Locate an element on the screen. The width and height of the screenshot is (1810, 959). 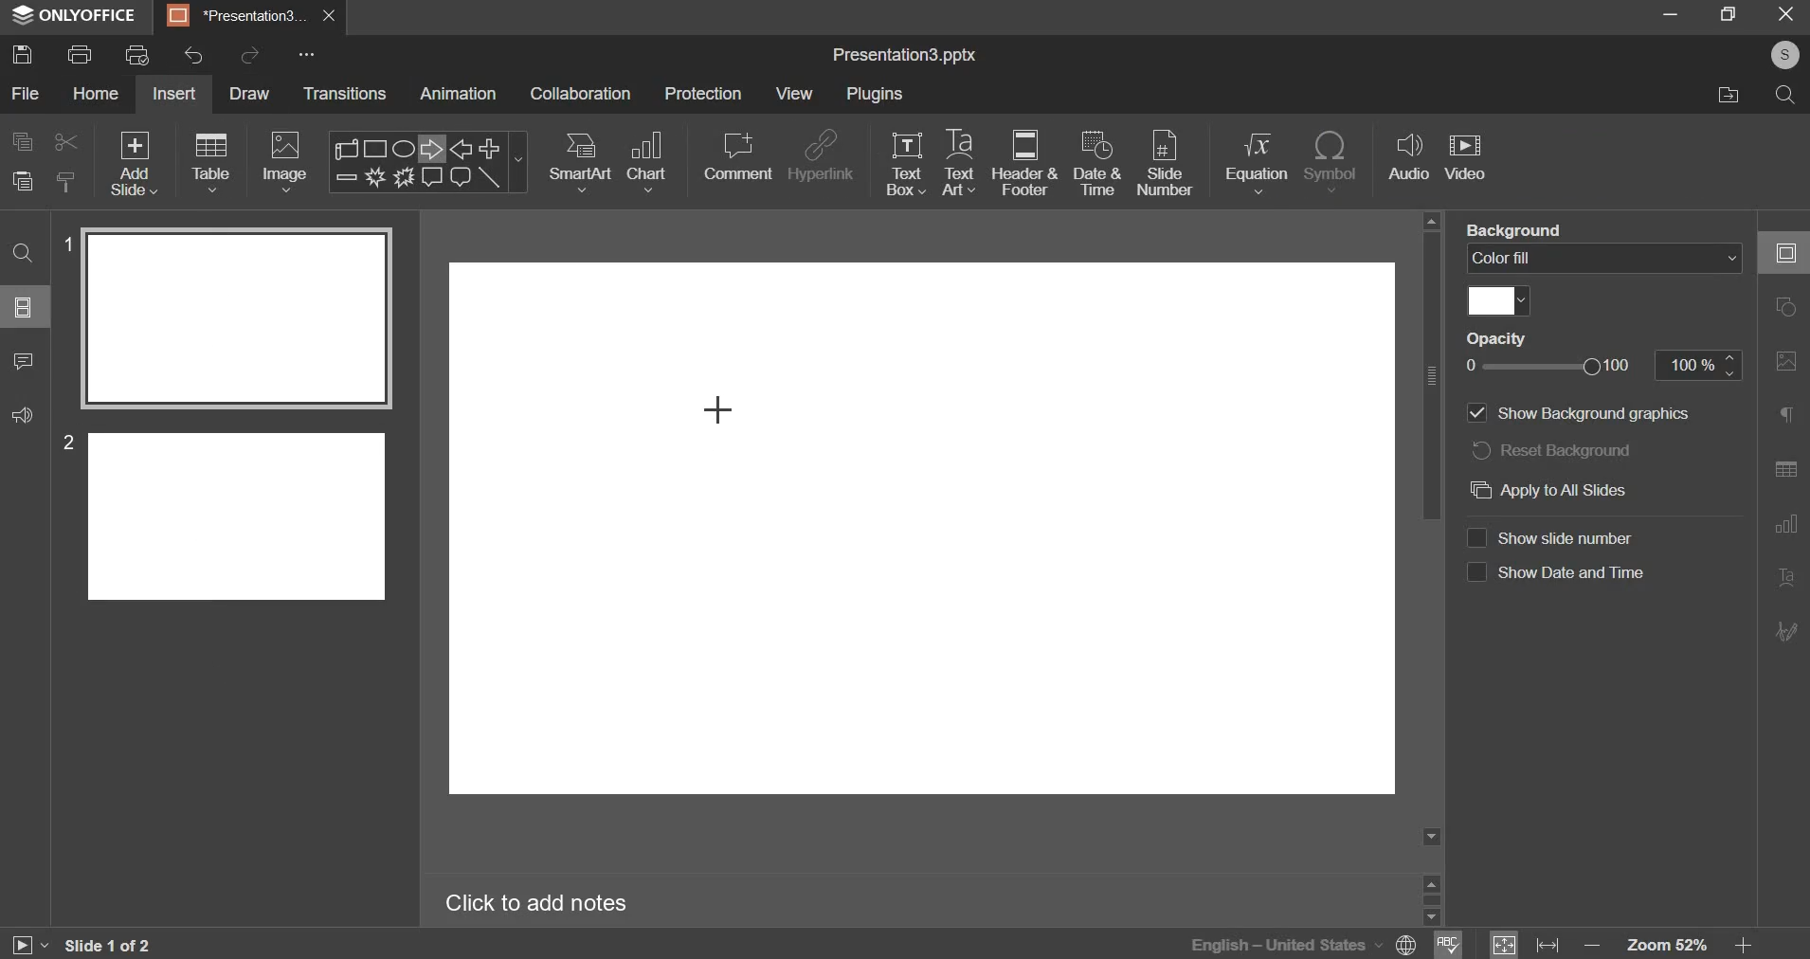
Image settings is located at coordinates (1786, 362).